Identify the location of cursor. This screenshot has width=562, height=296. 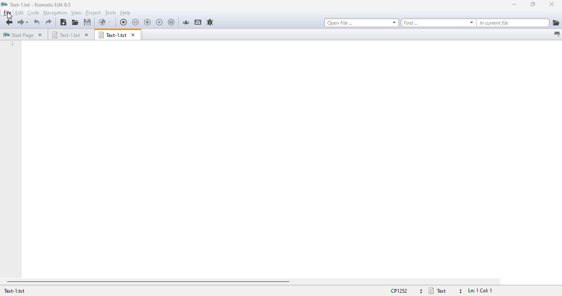
(9, 16).